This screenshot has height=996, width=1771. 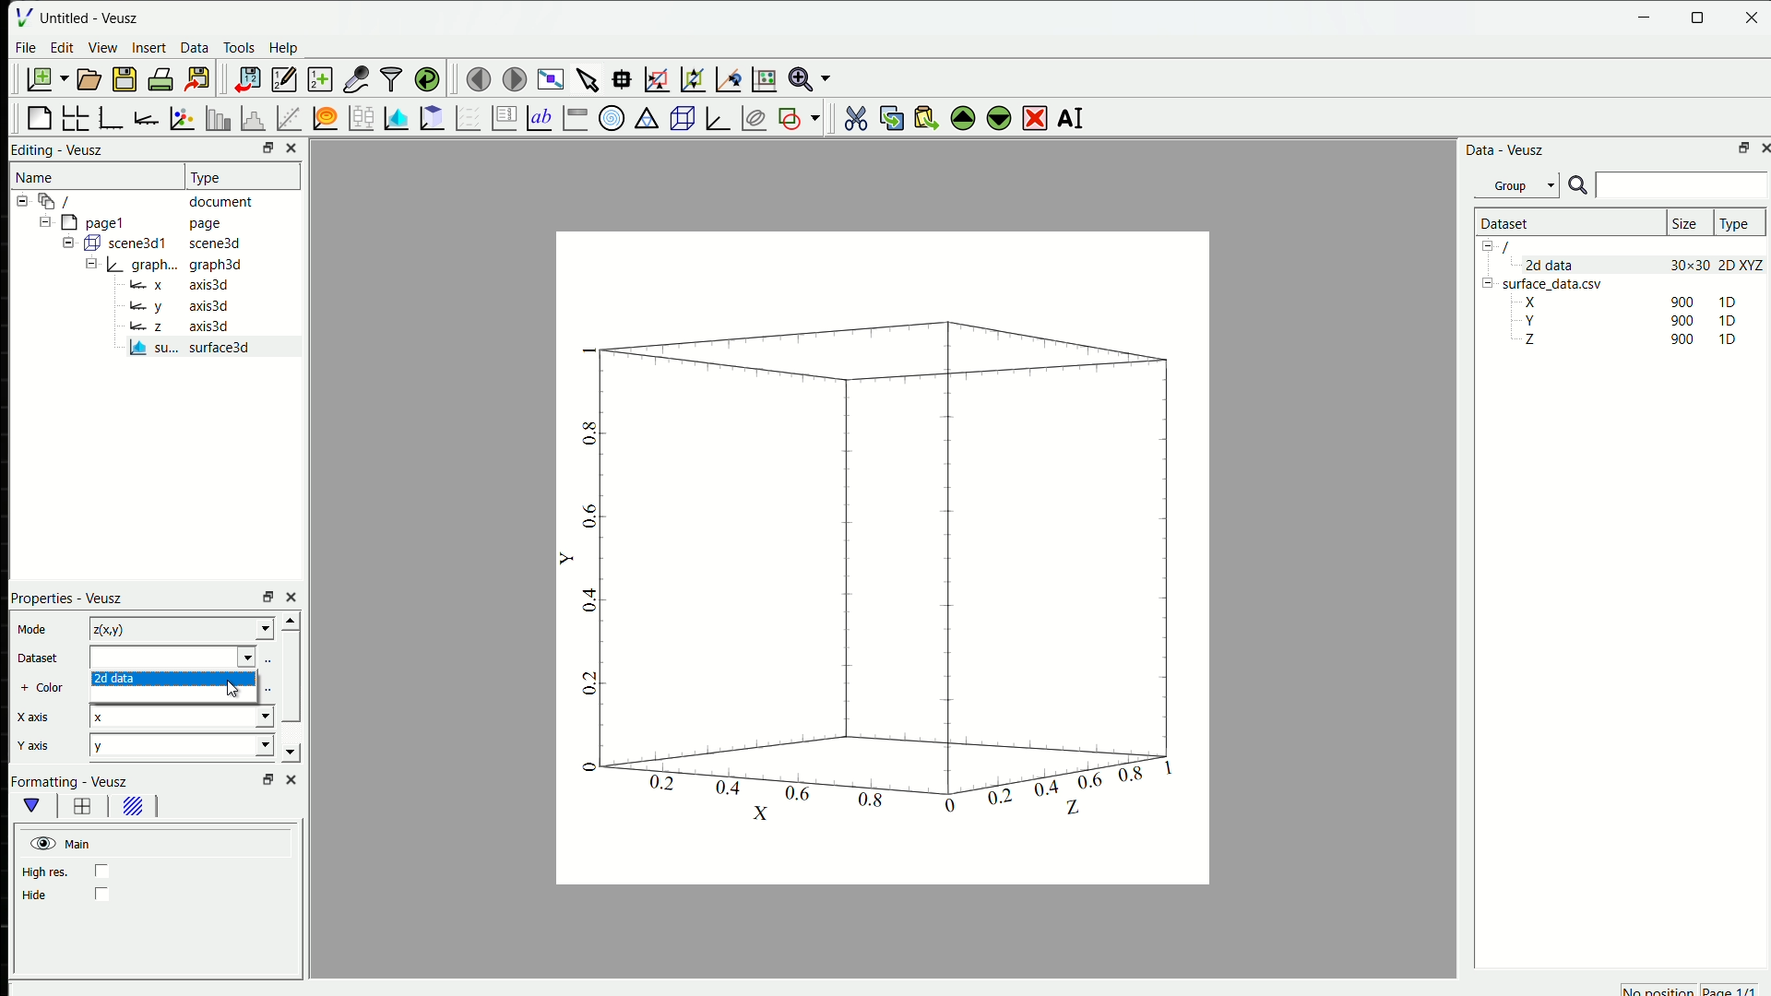 What do you see at coordinates (198, 78) in the screenshot?
I see `export to graphics formats` at bounding box center [198, 78].